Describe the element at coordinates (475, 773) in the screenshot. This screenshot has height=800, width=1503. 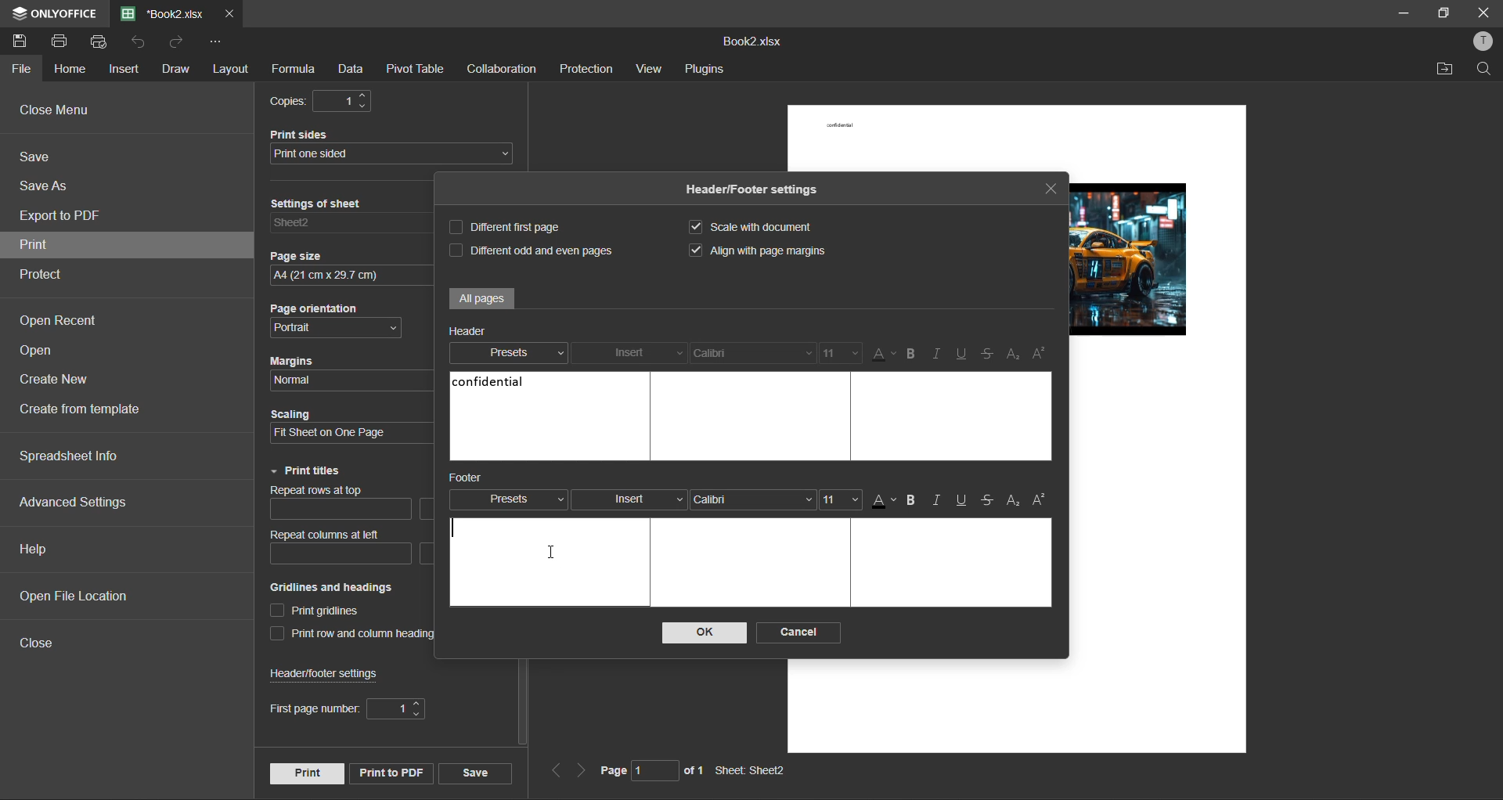
I see `save` at that location.